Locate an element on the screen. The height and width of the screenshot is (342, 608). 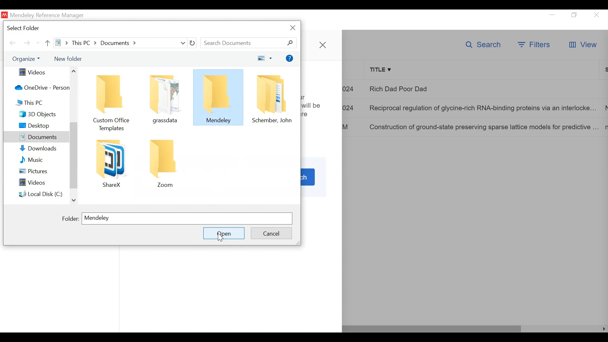
Folder is located at coordinates (111, 163).